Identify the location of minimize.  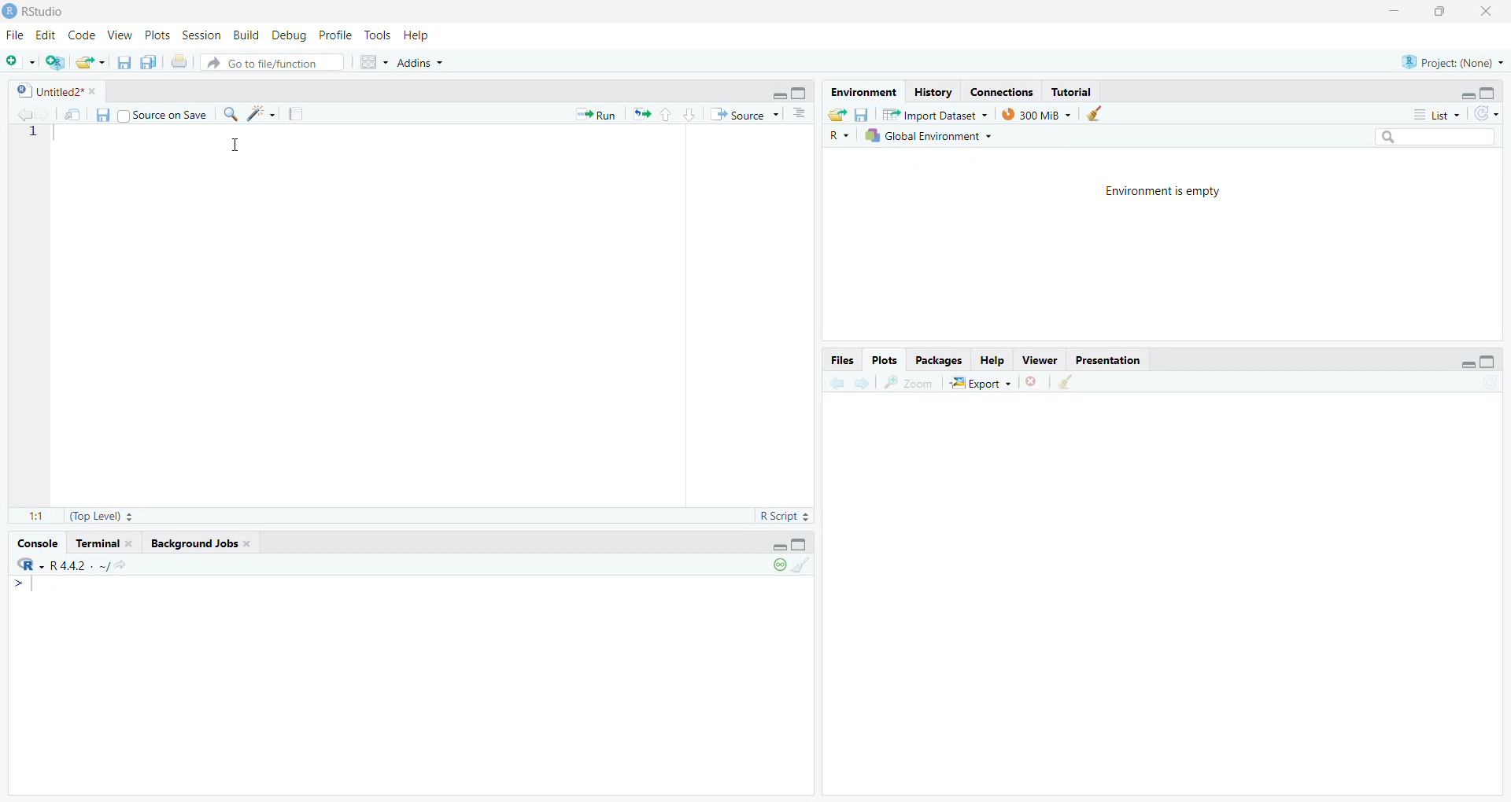
(1397, 13).